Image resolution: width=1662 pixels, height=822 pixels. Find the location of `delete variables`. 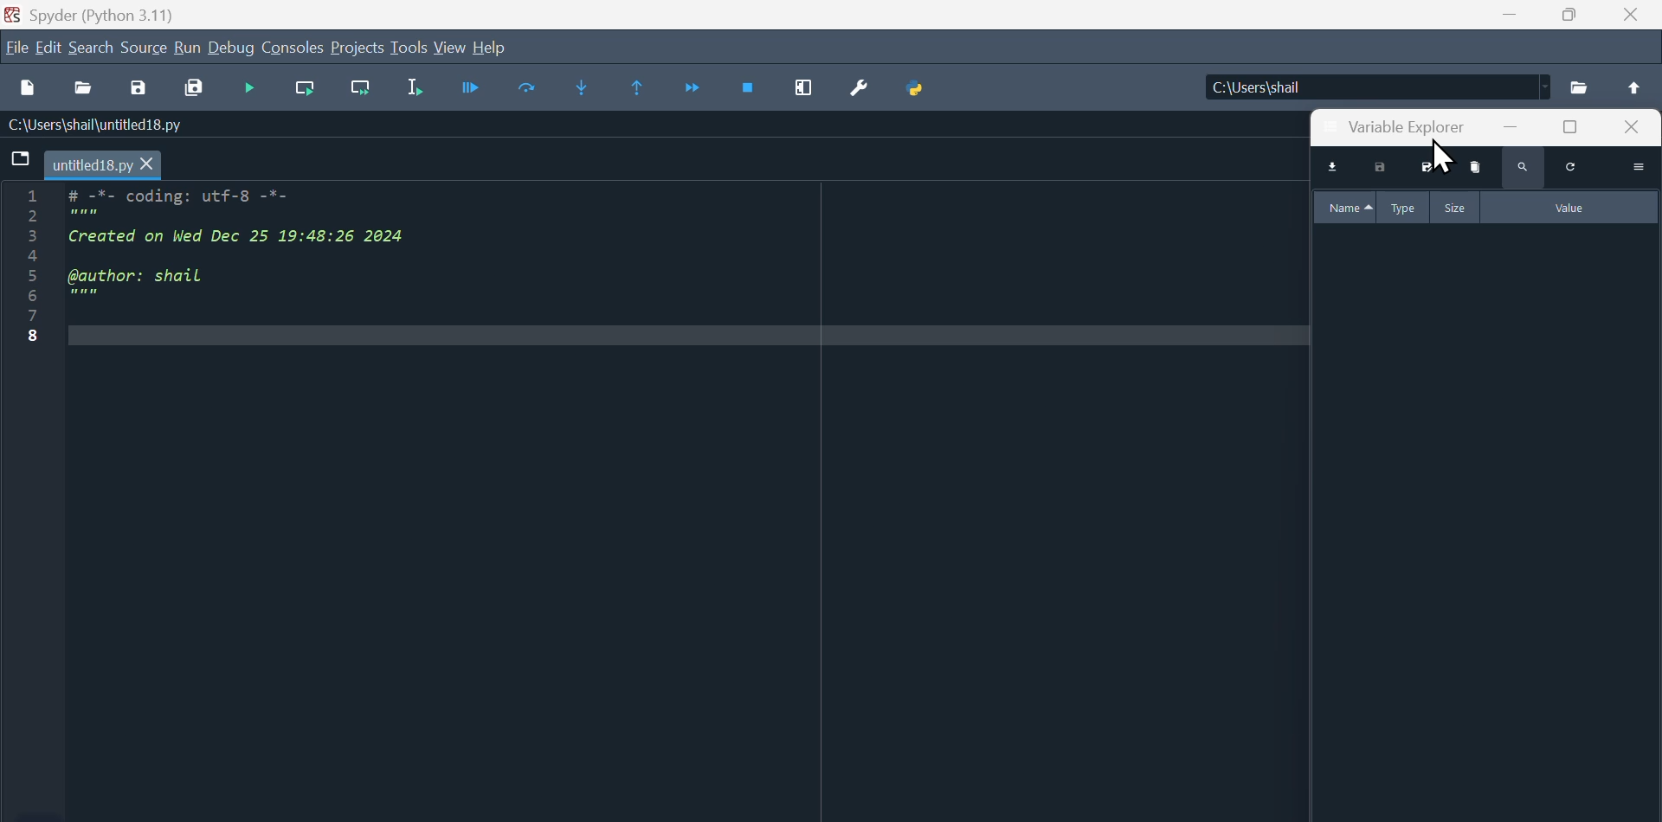

delete variables is located at coordinates (1478, 170).